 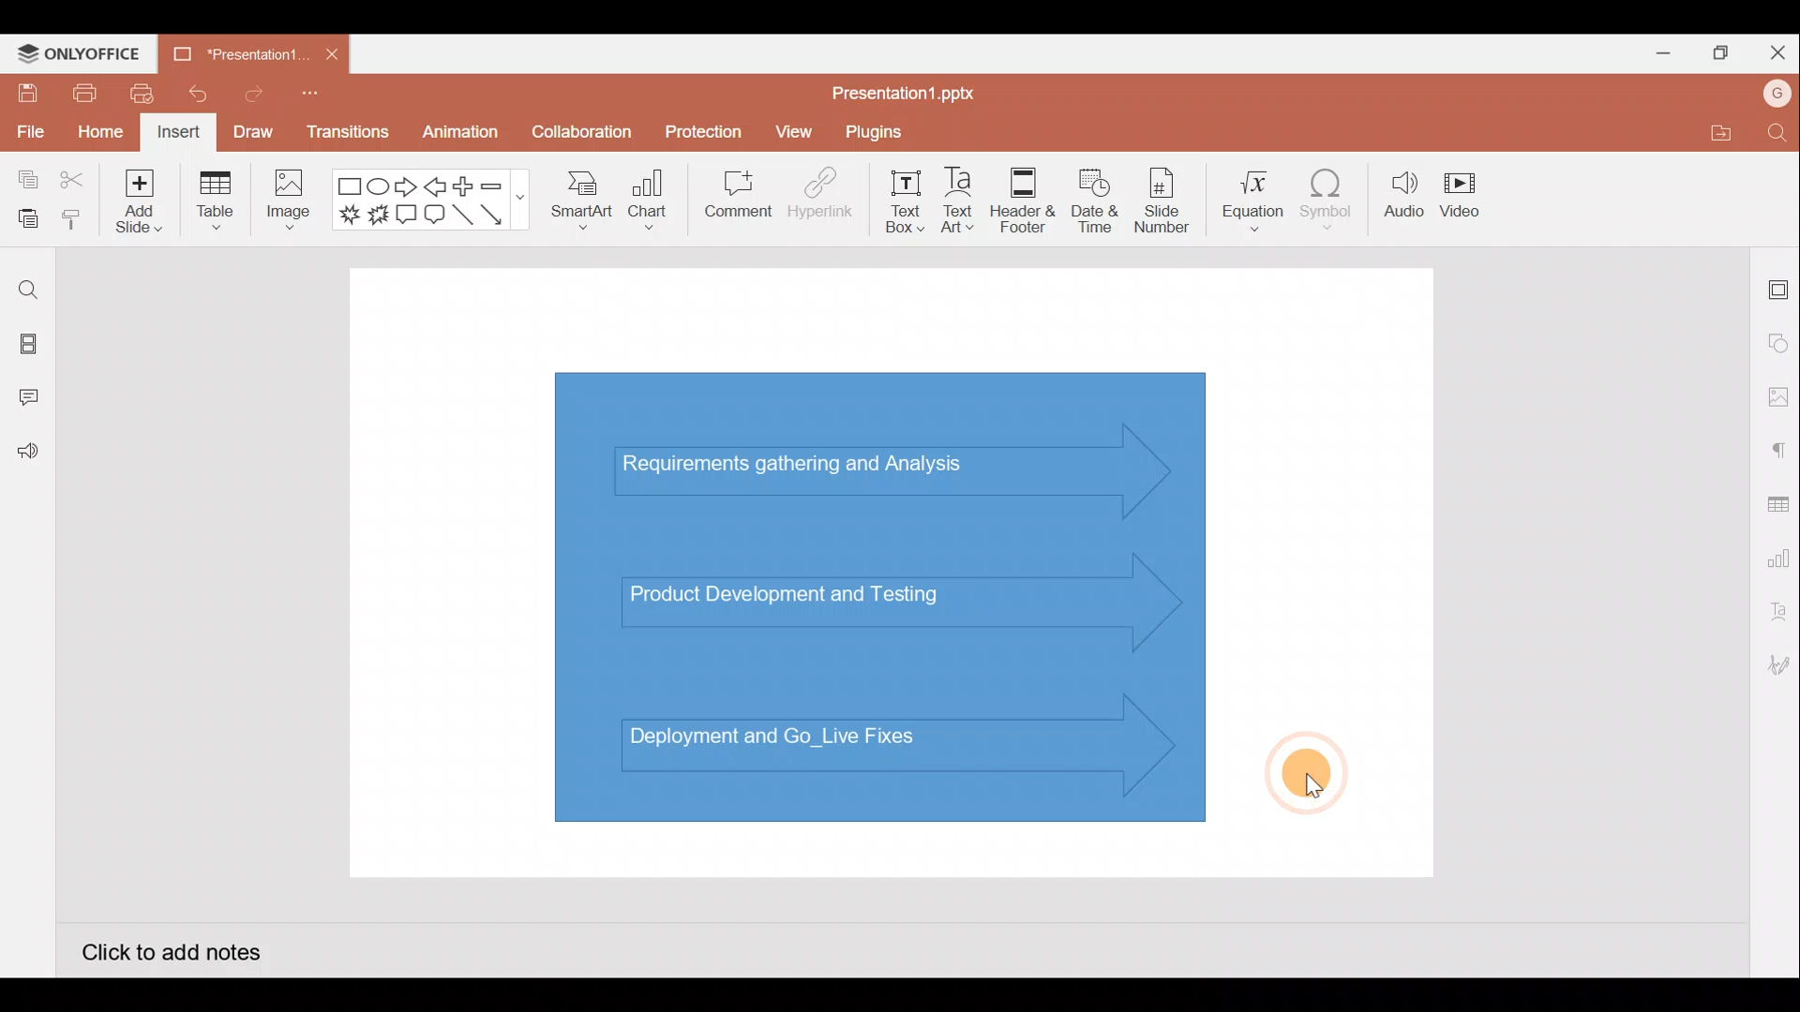 I want to click on Text Art, so click(x=966, y=196).